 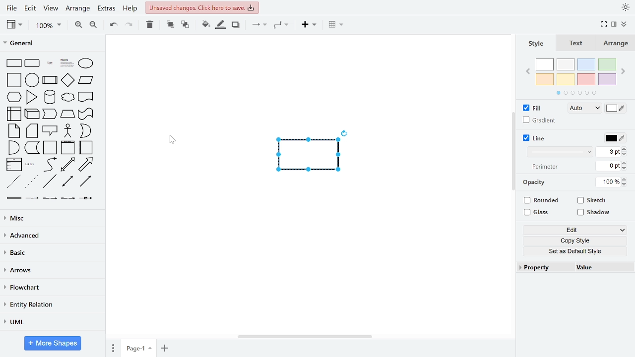 I want to click on general shapes, so click(x=31, y=131).